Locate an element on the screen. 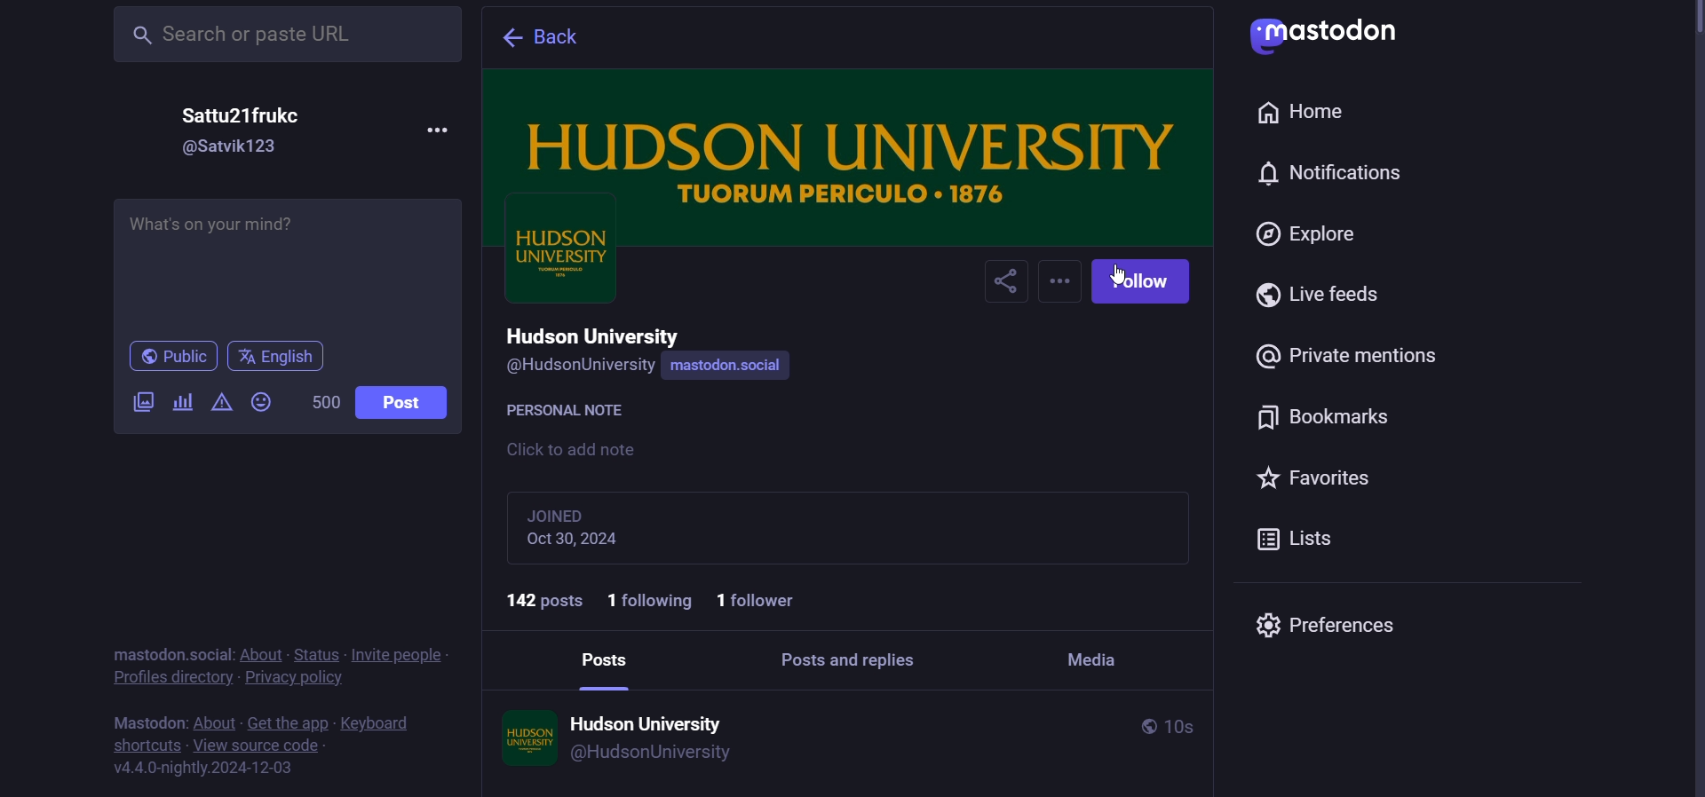  share is located at coordinates (1005, 284).